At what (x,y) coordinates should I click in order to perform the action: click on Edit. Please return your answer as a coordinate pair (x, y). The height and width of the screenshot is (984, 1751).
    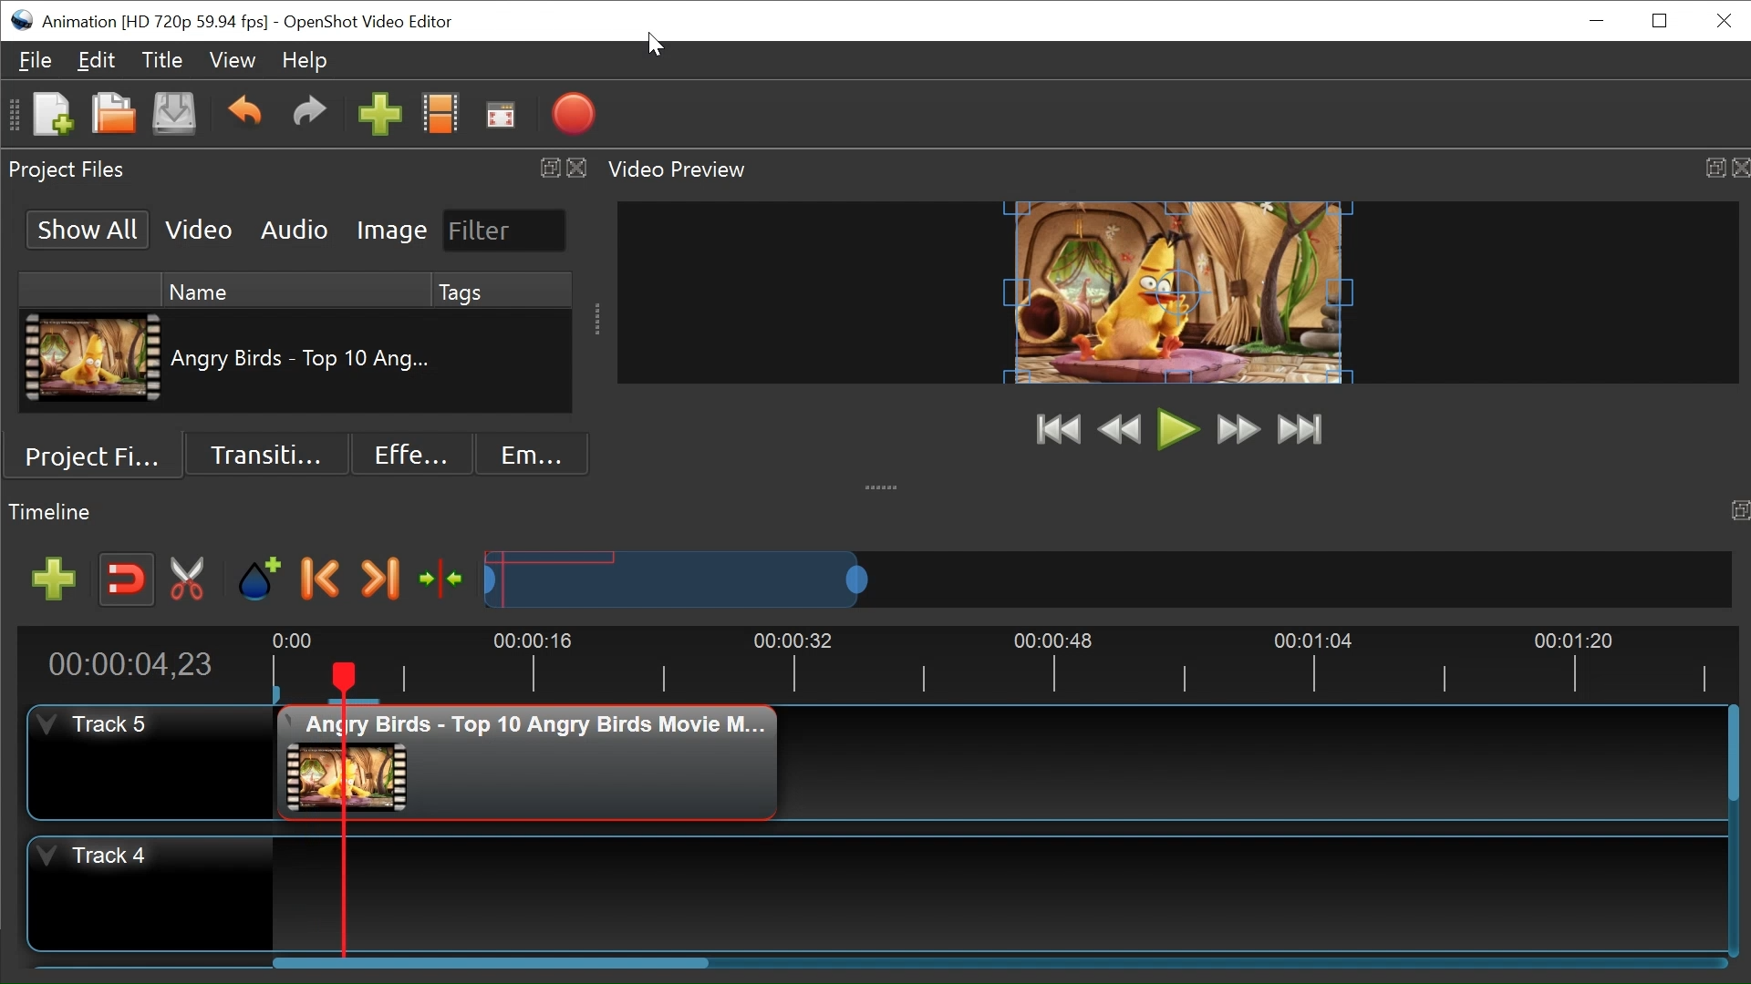
    Looking at the image, I should click on (96, 59).